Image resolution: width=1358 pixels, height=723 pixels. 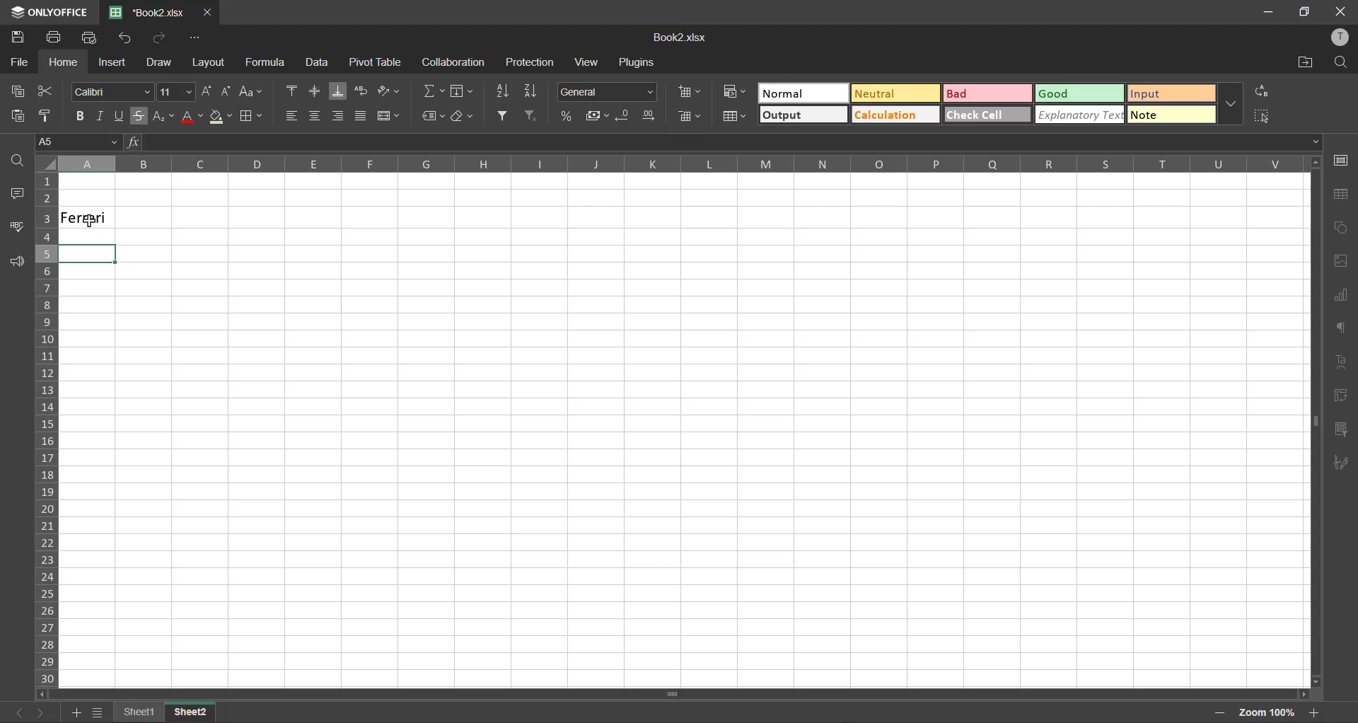 What do you see at coordinates (113, 64) in the screenshot?
I see `insert` at bounding box center [113, 64].